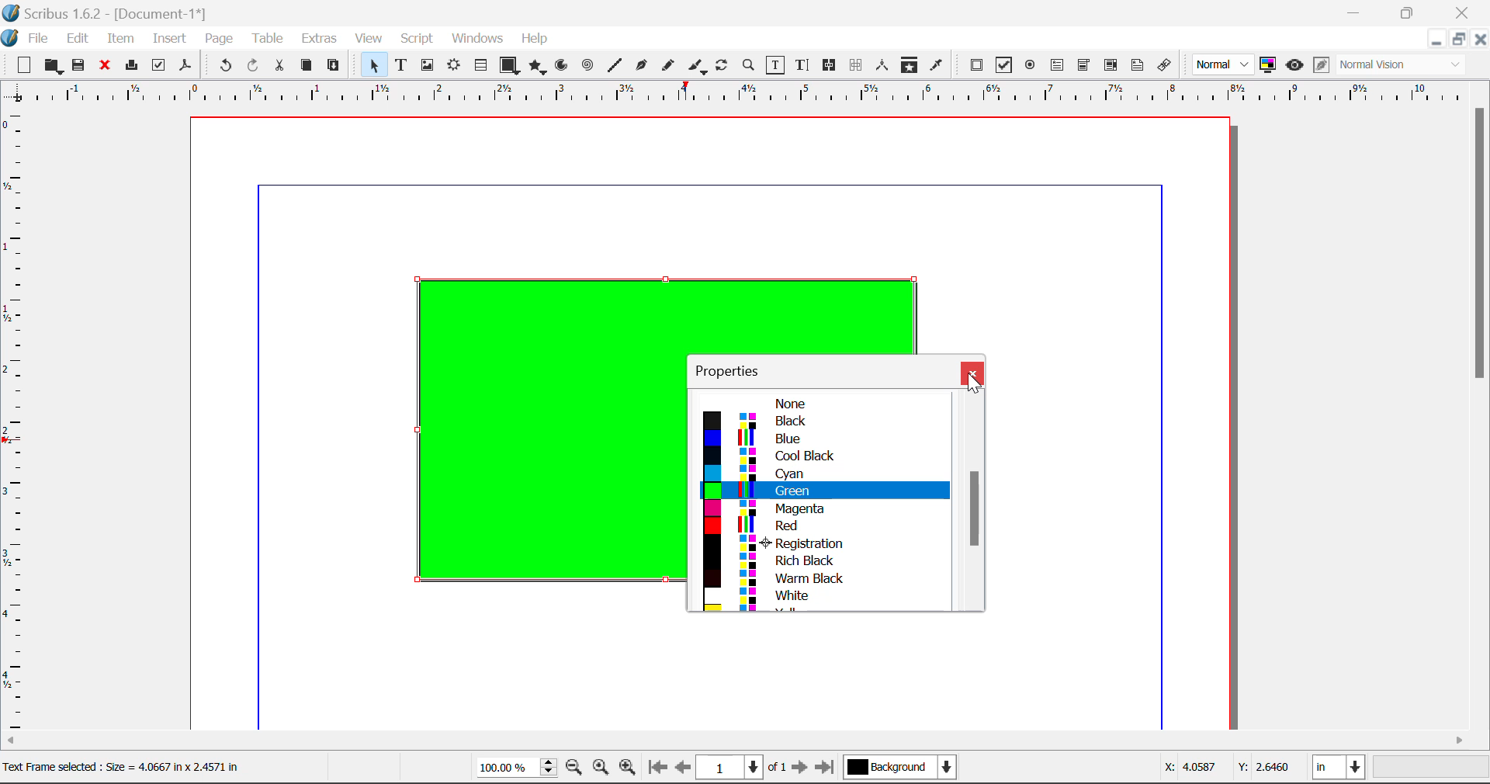  What do you see at coordinates (1224, 65) in the screenshot?
I see `Preview Mode` at bounding box center [1224, 65].